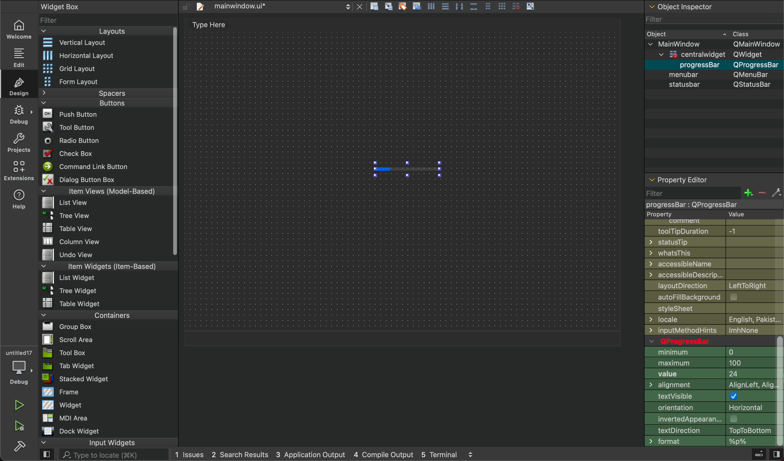 This screenshot has width=784, height=461. What do you see at coordinates (103, 43) in the screenshot?
I see `vertical layout` at bounding box center [103, 43].